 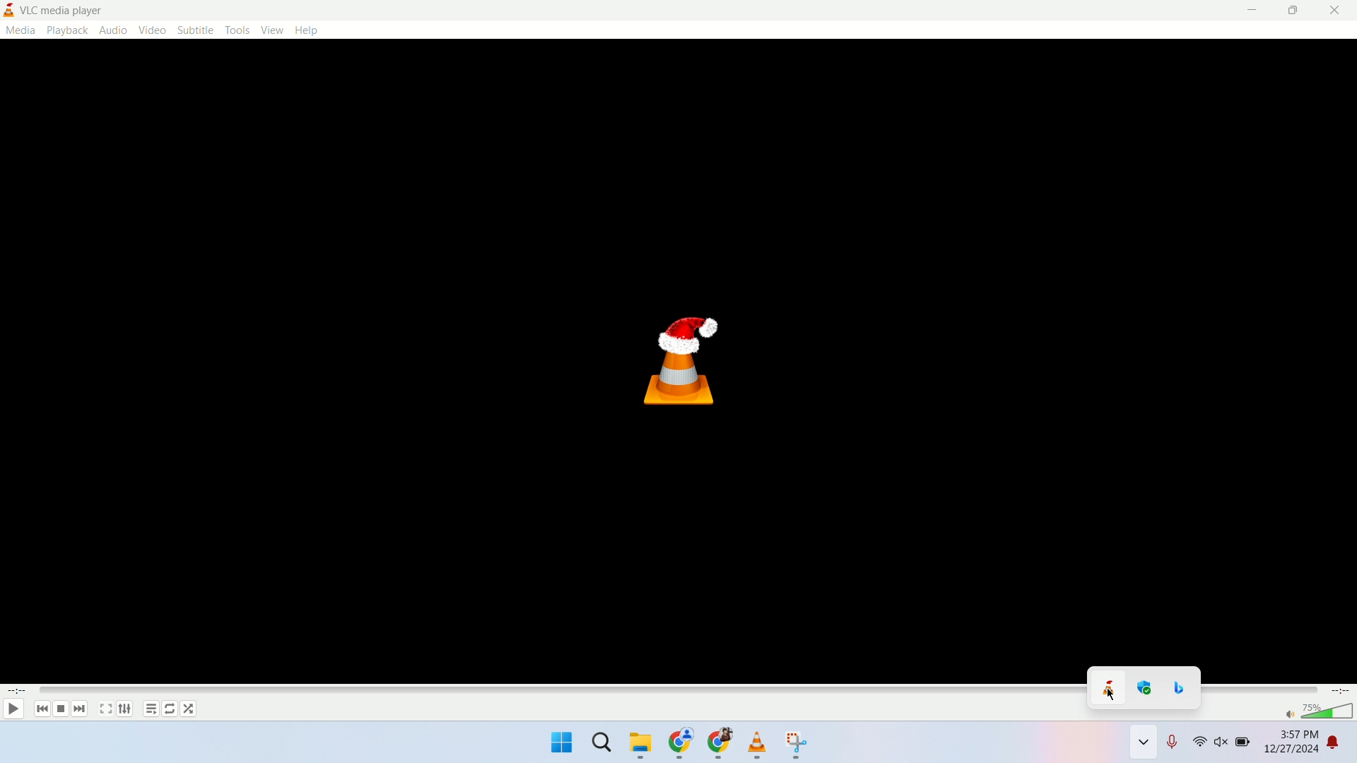 I want to click on vlc player, so click(x=758, y=745).